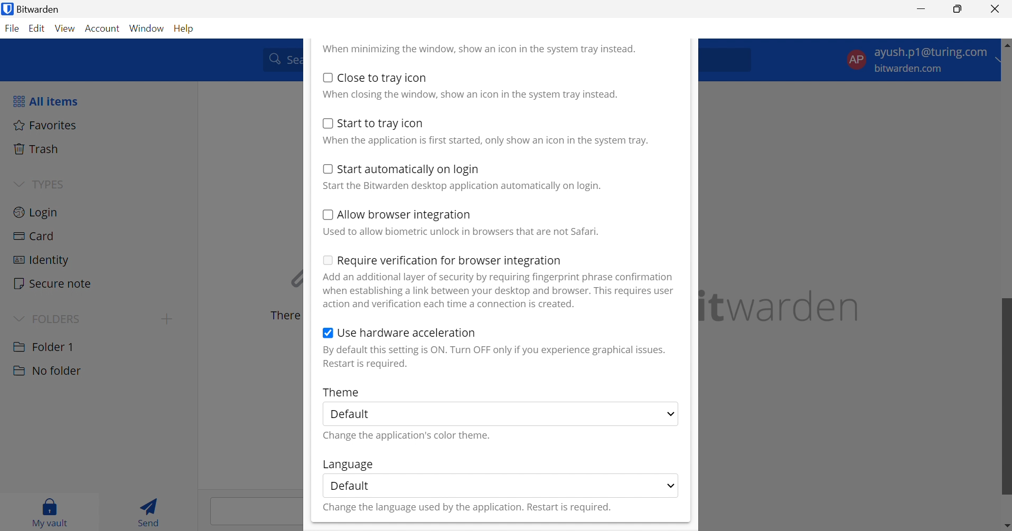 The width and height of the screenshot is (1012, 531). Describe the element at coordinates (500, 277) in the screenshot. I see `Add an additional layer of security by requiring fingerprint phrase confirmation` at that location.